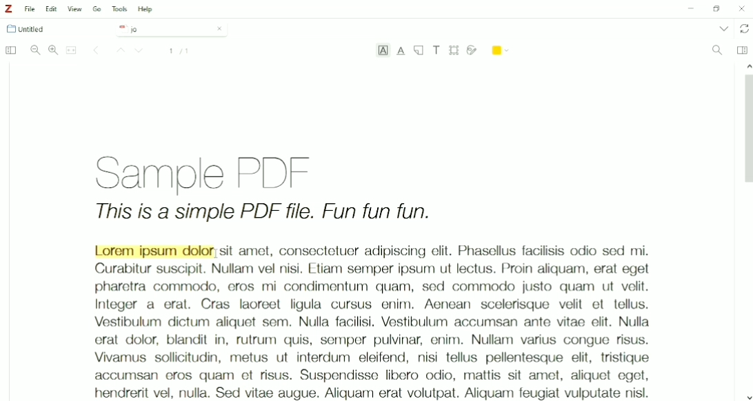 Image resolution: width=753 pixels, height=401 pixels. What do you see at coordinates (742, 50) in the screenshot?
I see `Toggle Context Pane` at bounding box center [742, 50].